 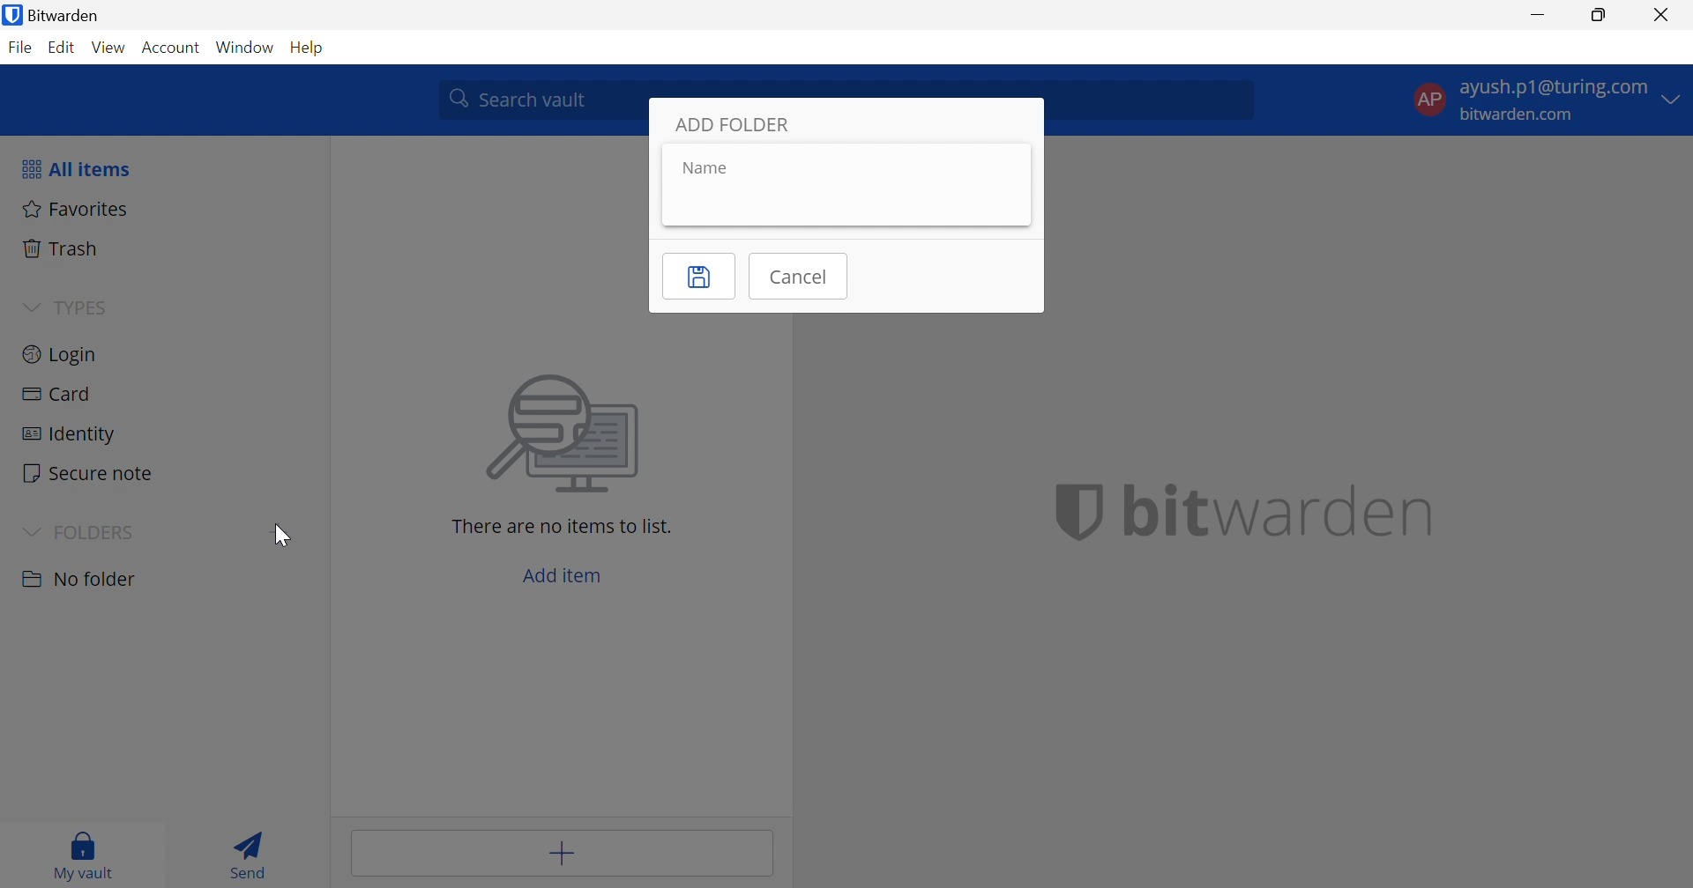 What do you see at coordinates (708, 169) in the screenshot?
I see `Name` at bounding box center [708, 169].